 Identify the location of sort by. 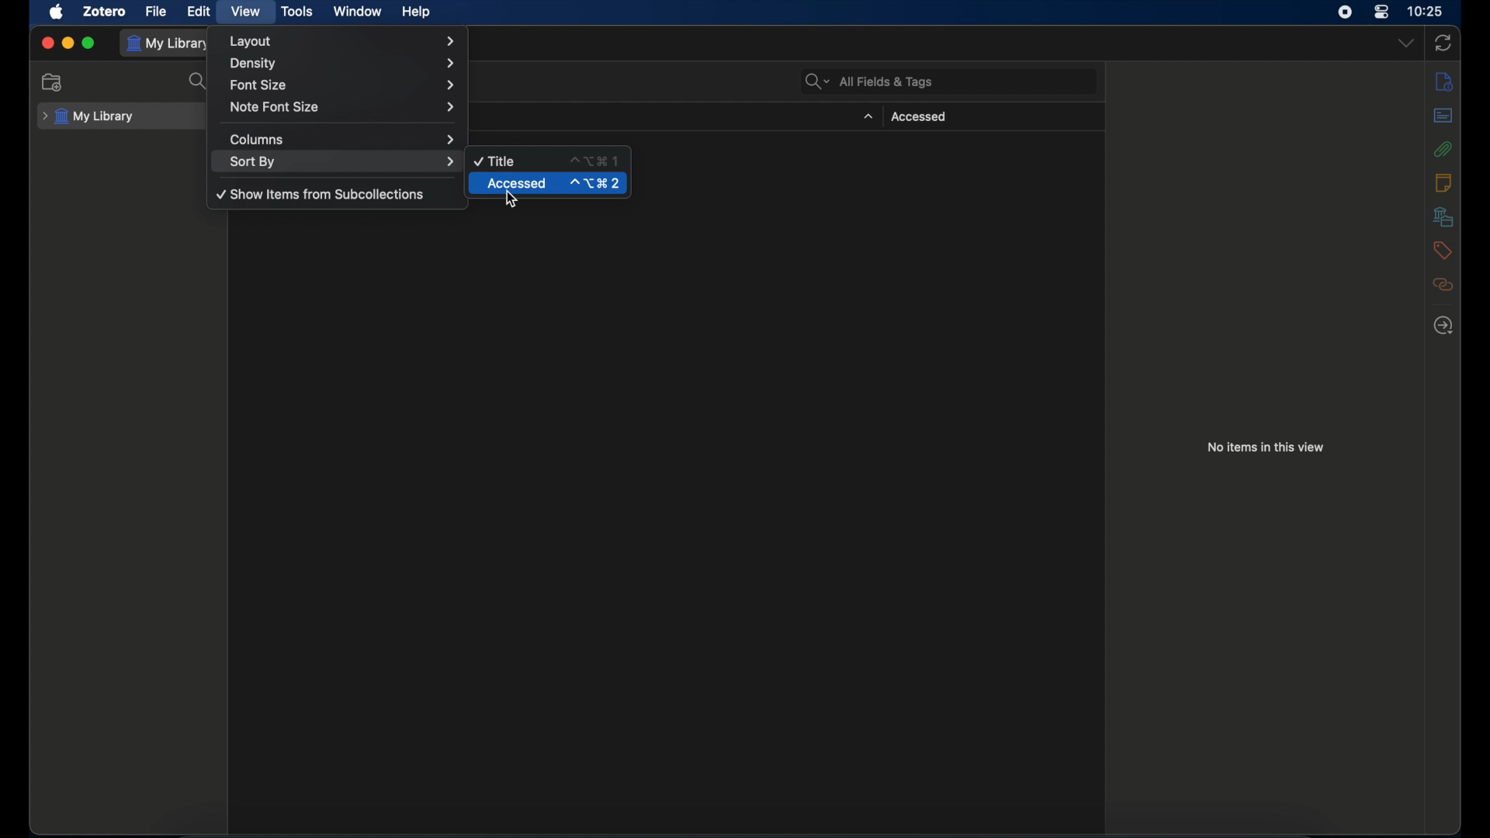
(341, 161).